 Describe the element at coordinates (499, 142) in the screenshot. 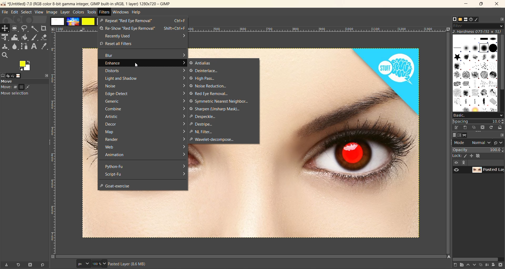

I see `switch to another group` at that location.